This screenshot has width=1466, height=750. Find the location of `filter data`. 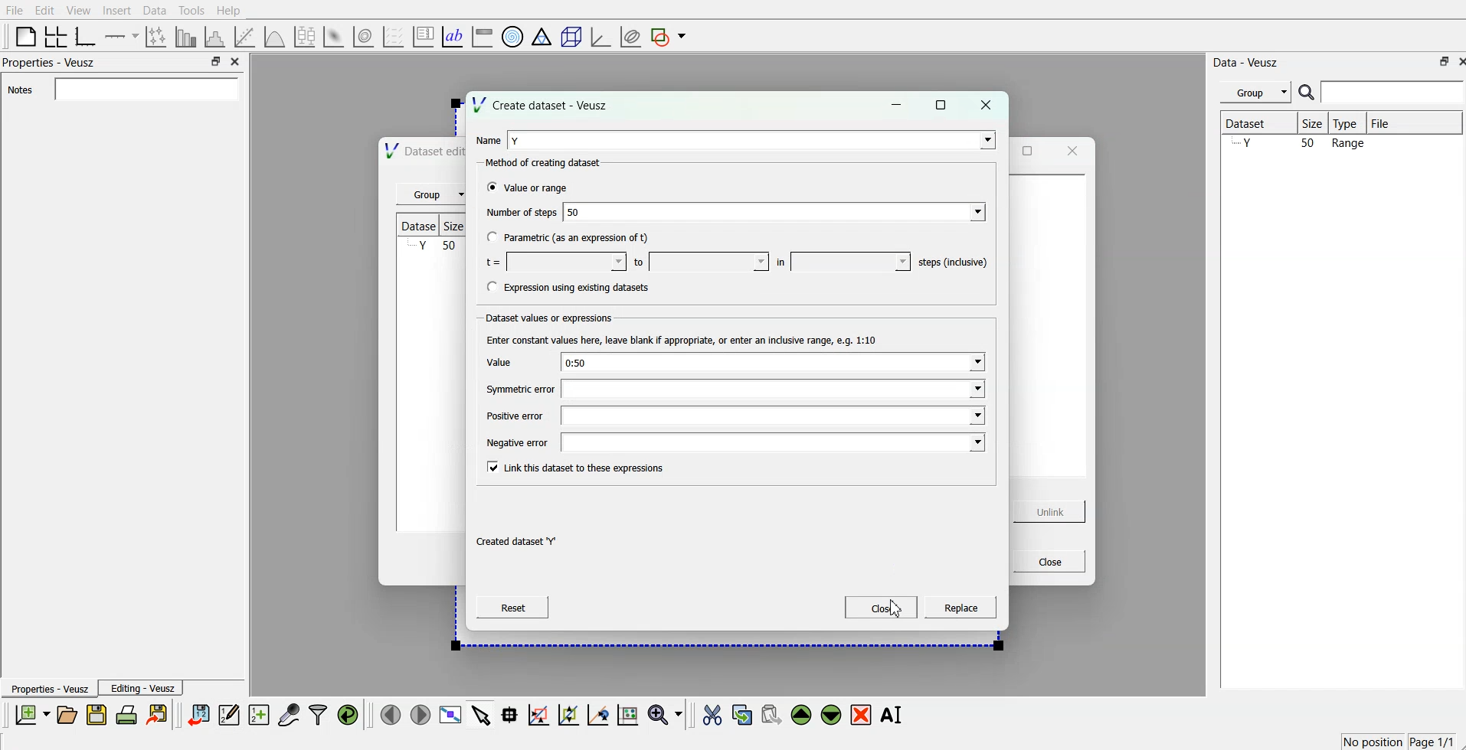

filter data is located at coordinates (318, 715).